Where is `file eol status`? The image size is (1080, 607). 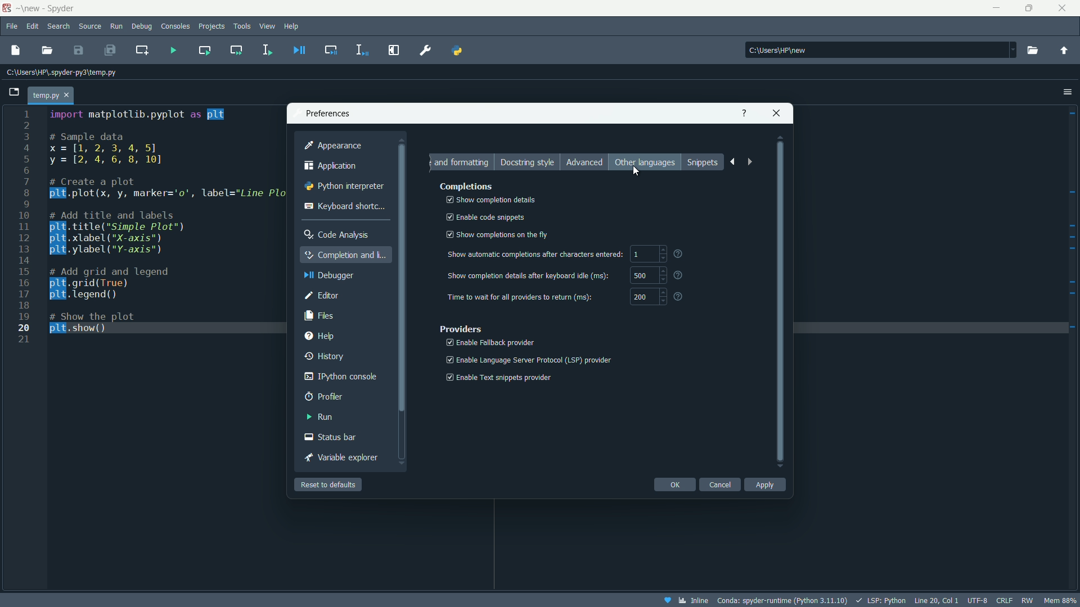 file eol status is located at coordinates (1003, 601).